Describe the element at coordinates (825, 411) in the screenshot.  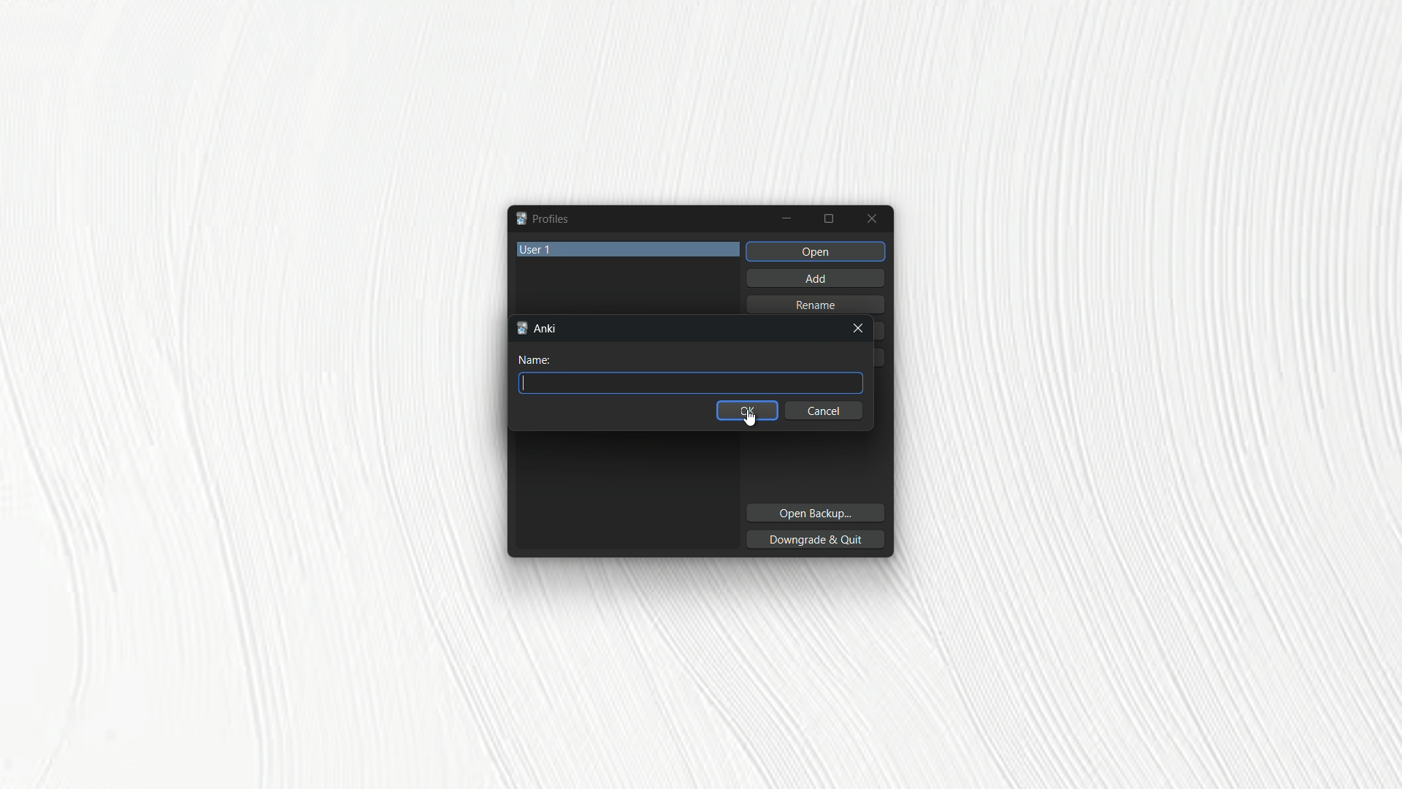
I see `Cancel` at that location.